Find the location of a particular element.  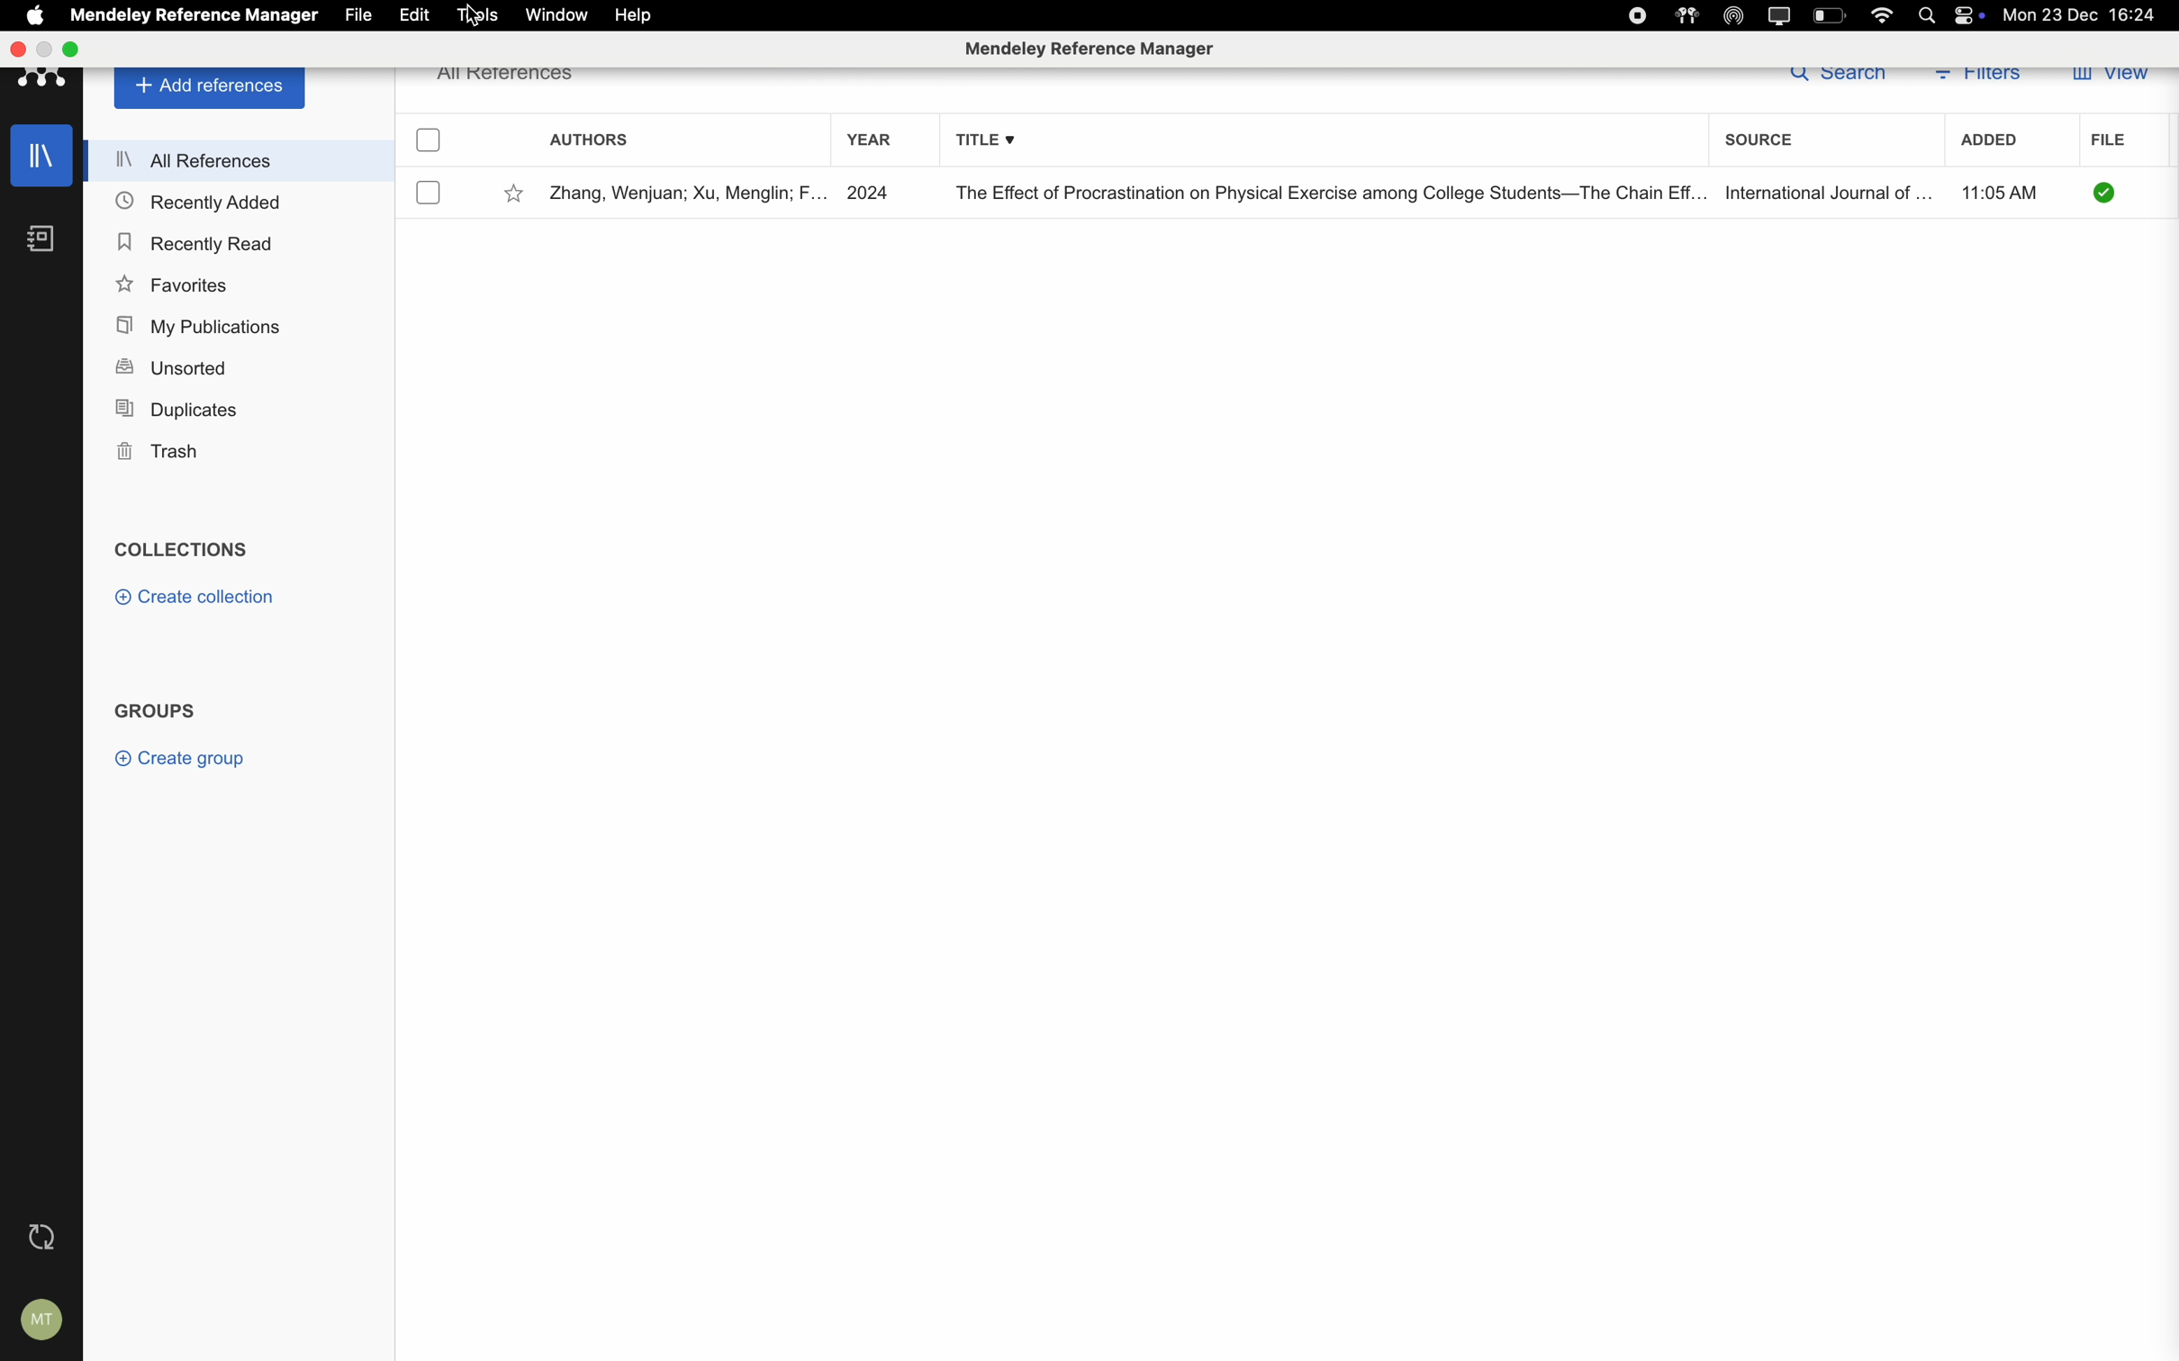

account settings is located at coordinates (45, 1320).